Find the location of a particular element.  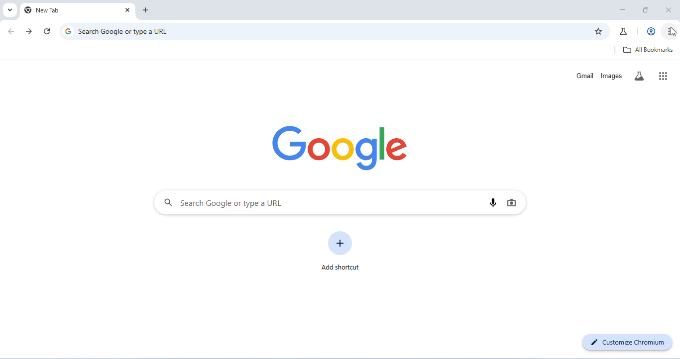

refresh is located at coordinates (47, 31).